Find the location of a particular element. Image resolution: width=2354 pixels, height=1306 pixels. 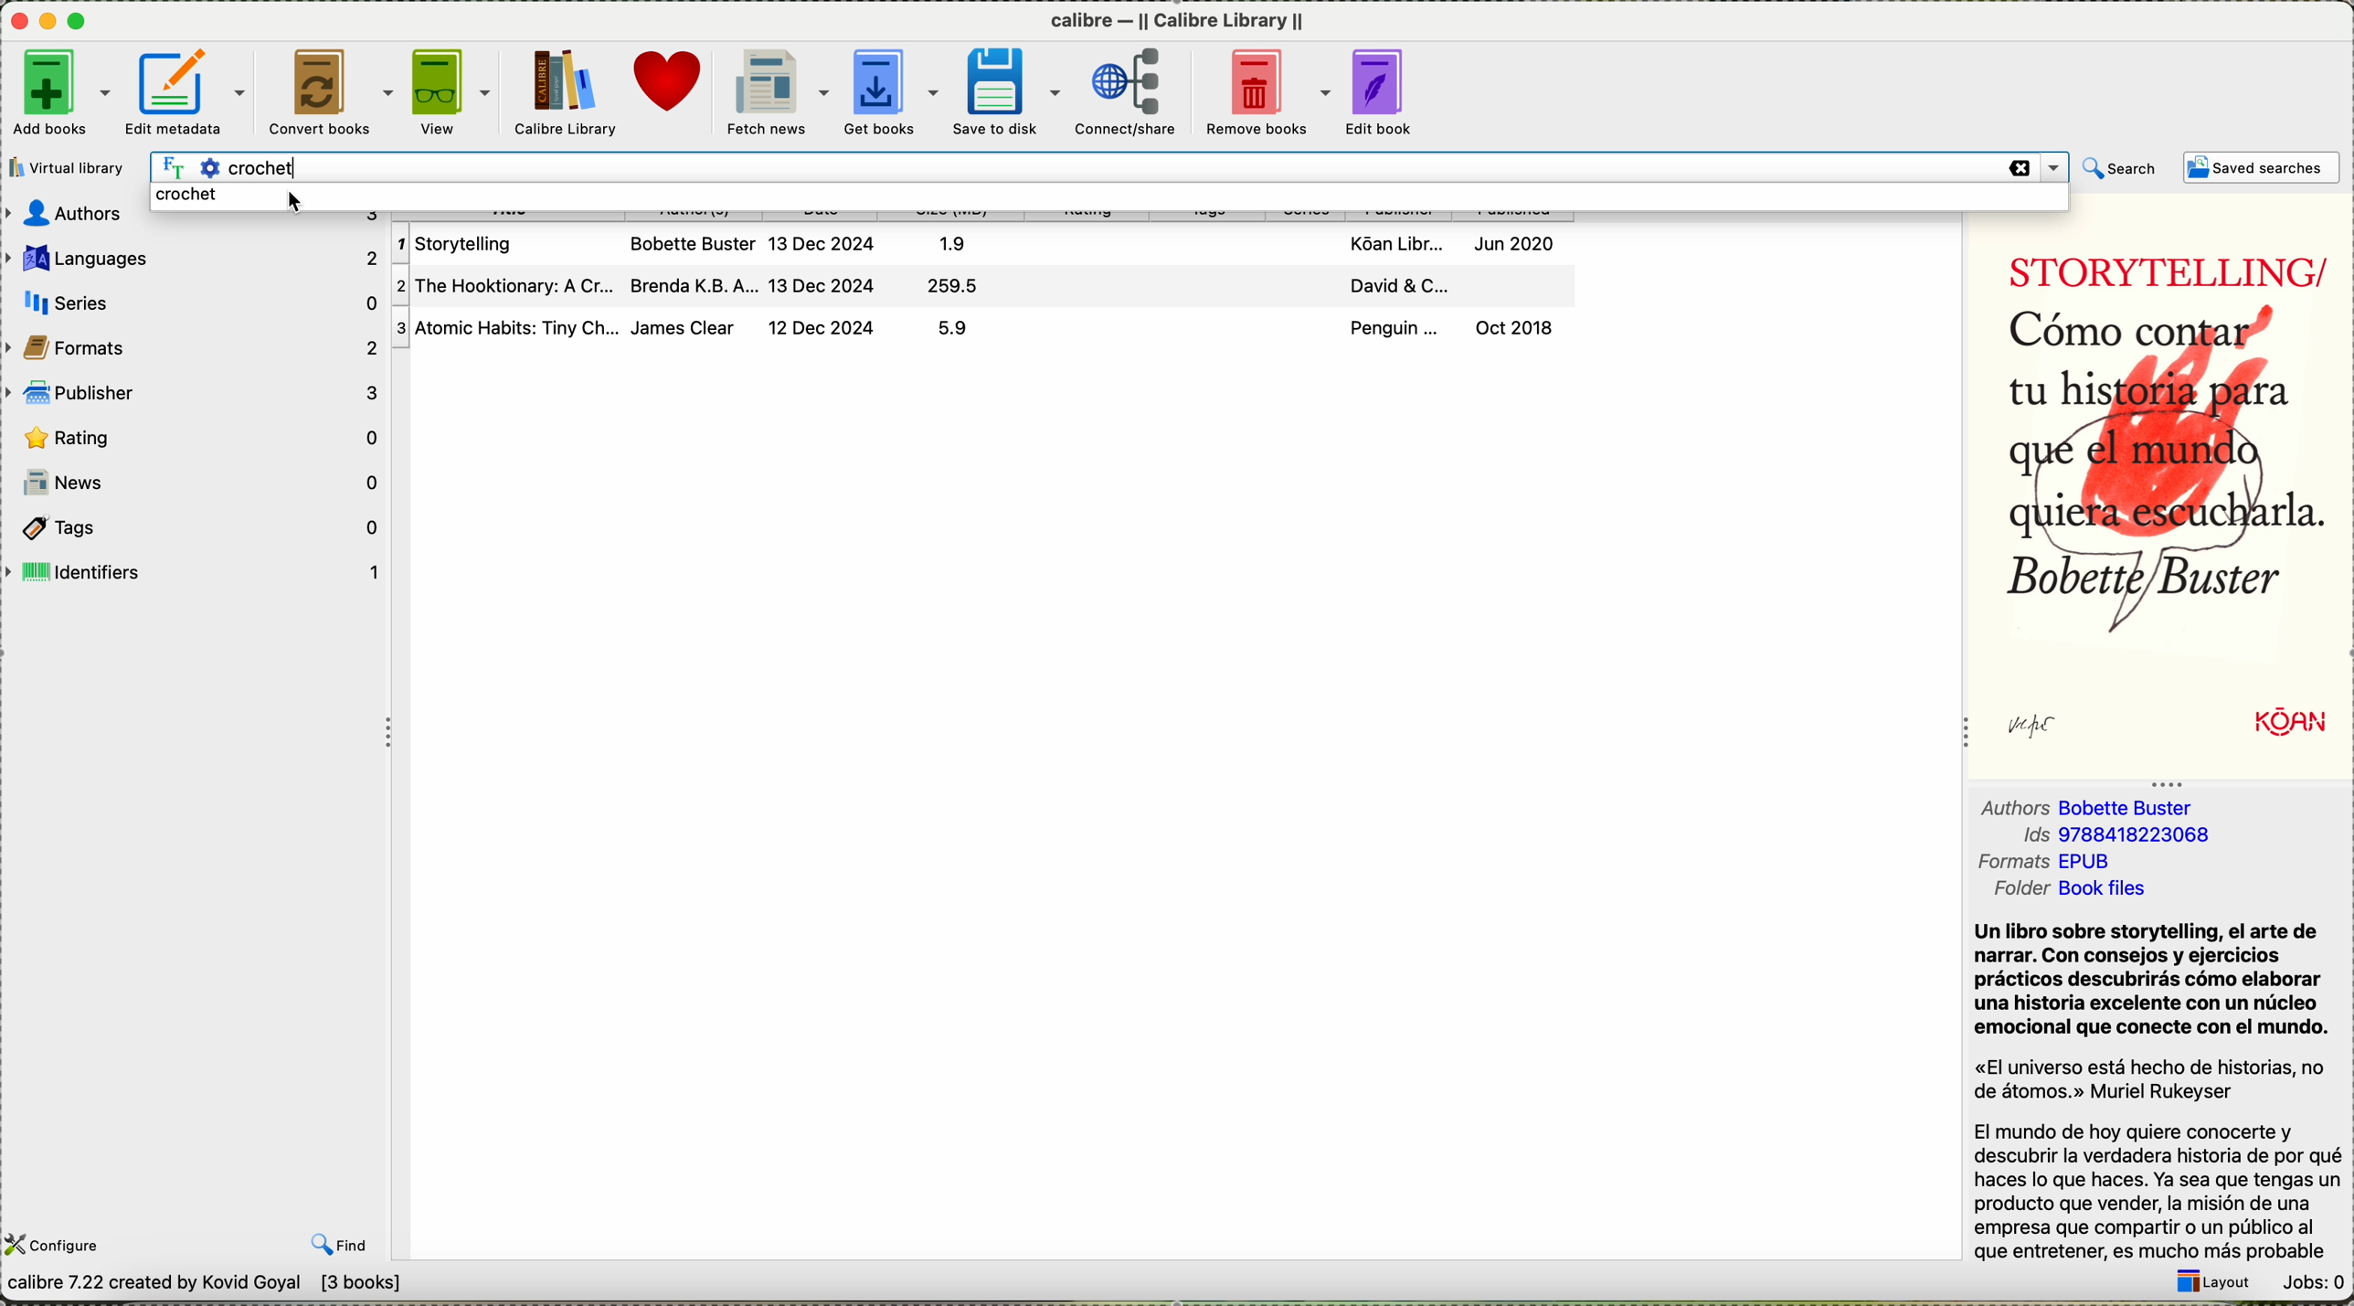

James Clear is located at coordinates (689, 328).